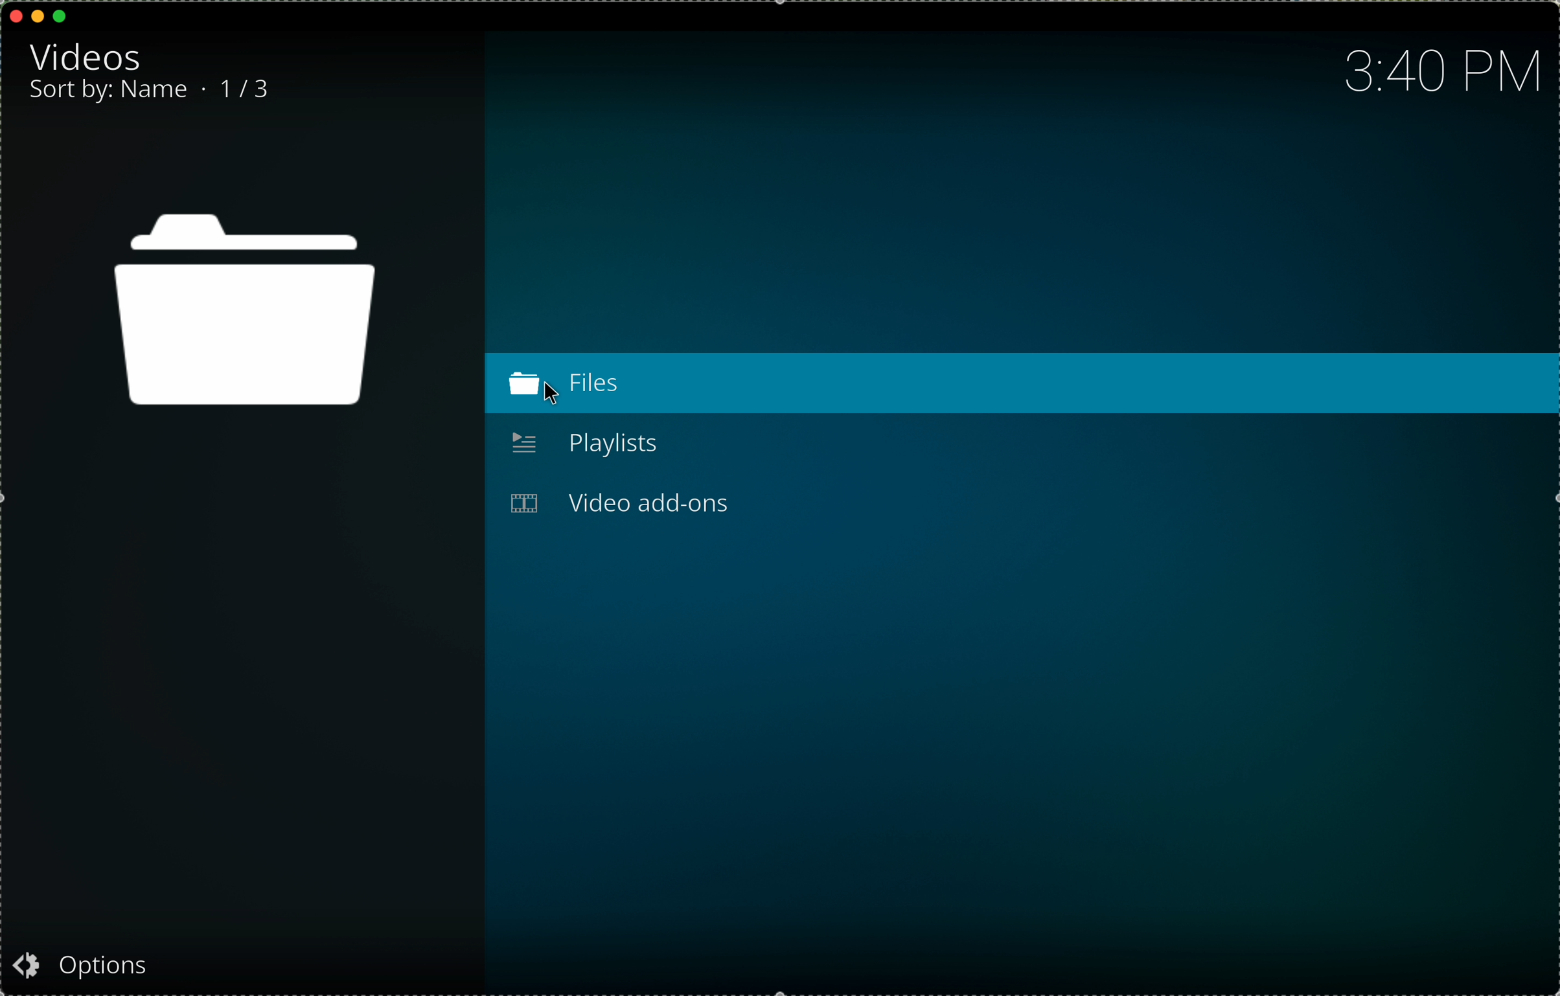 The width and height of the screenshot is (1560, 996). Describe the element at coordinates (79, 966) in the screenshot. I see `options` at that location.